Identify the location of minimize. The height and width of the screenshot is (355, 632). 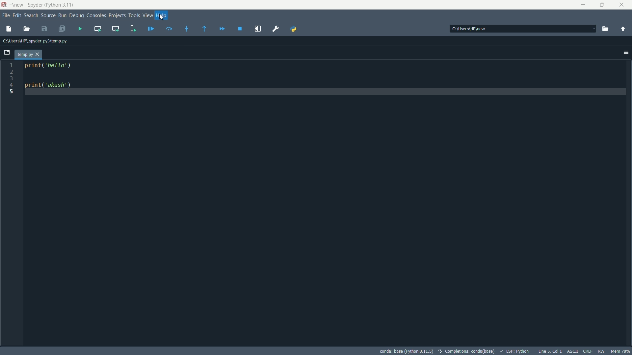
(583, 4).